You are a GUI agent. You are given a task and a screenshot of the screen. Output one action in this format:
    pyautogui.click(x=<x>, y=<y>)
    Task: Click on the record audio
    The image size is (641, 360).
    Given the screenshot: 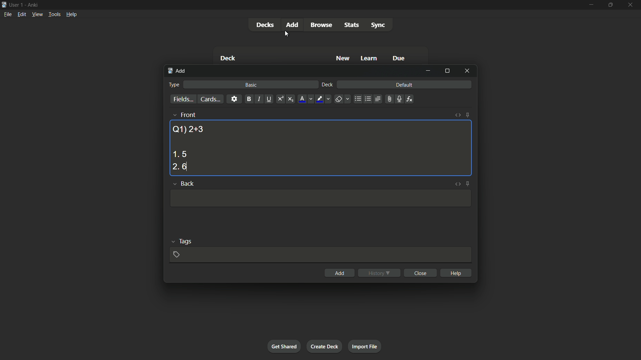 What is the action you would take?
    pyautogui.click(x=399, y=99)
    